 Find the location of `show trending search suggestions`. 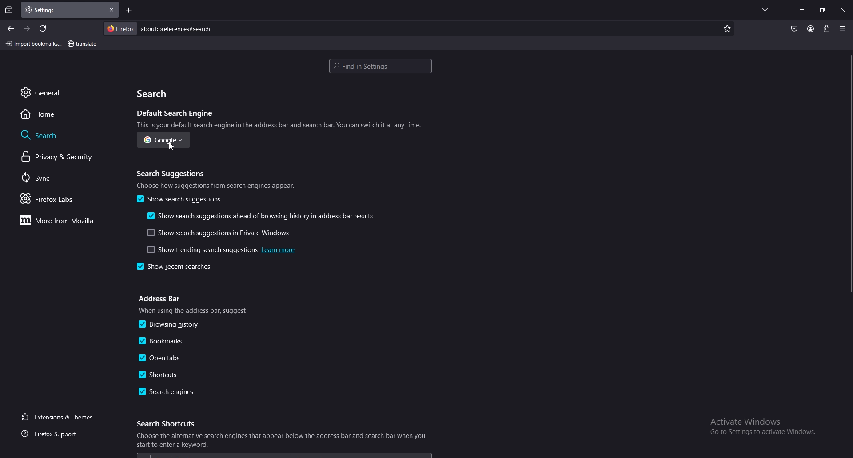

show trending search suggestions is located at coordinates (219, 249).